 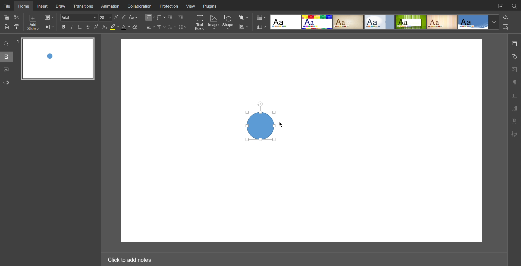 What do you see at coordinates (136, 27) in the screenshot?
I see `Erase` at bounding box center [136, 27].